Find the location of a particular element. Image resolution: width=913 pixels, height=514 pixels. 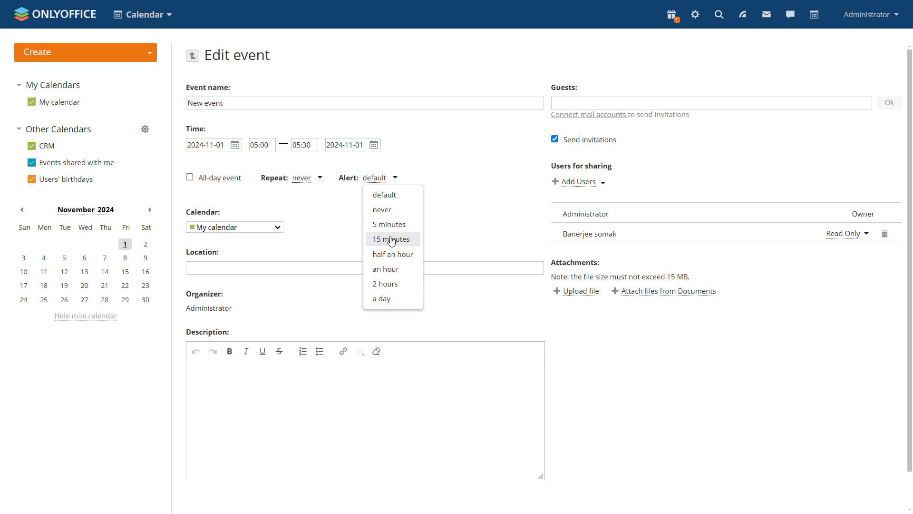

end time is located at coordinates (305, 144).